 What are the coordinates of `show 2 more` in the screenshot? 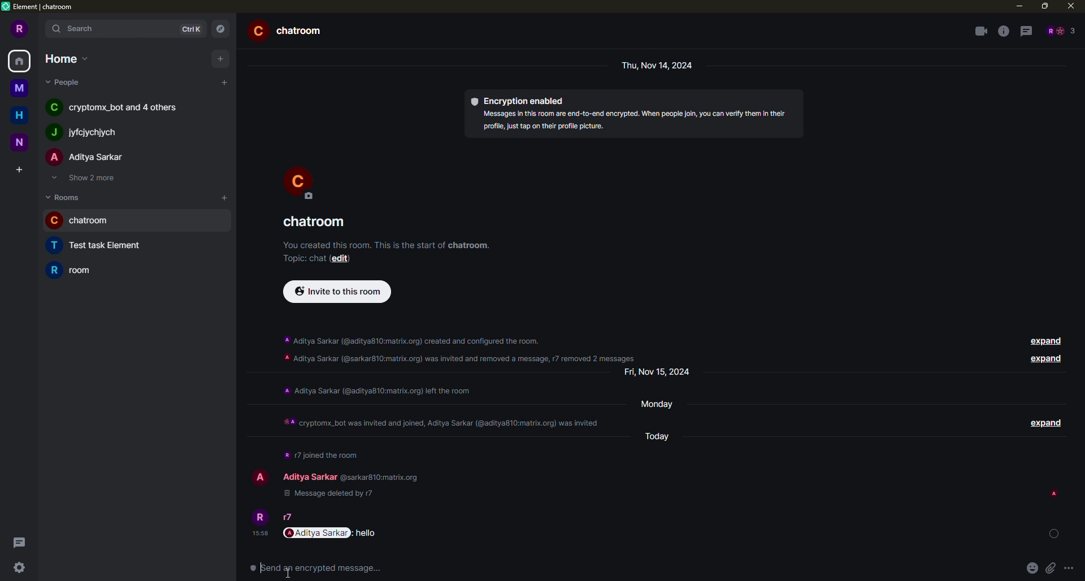 It's located at (88, 179).